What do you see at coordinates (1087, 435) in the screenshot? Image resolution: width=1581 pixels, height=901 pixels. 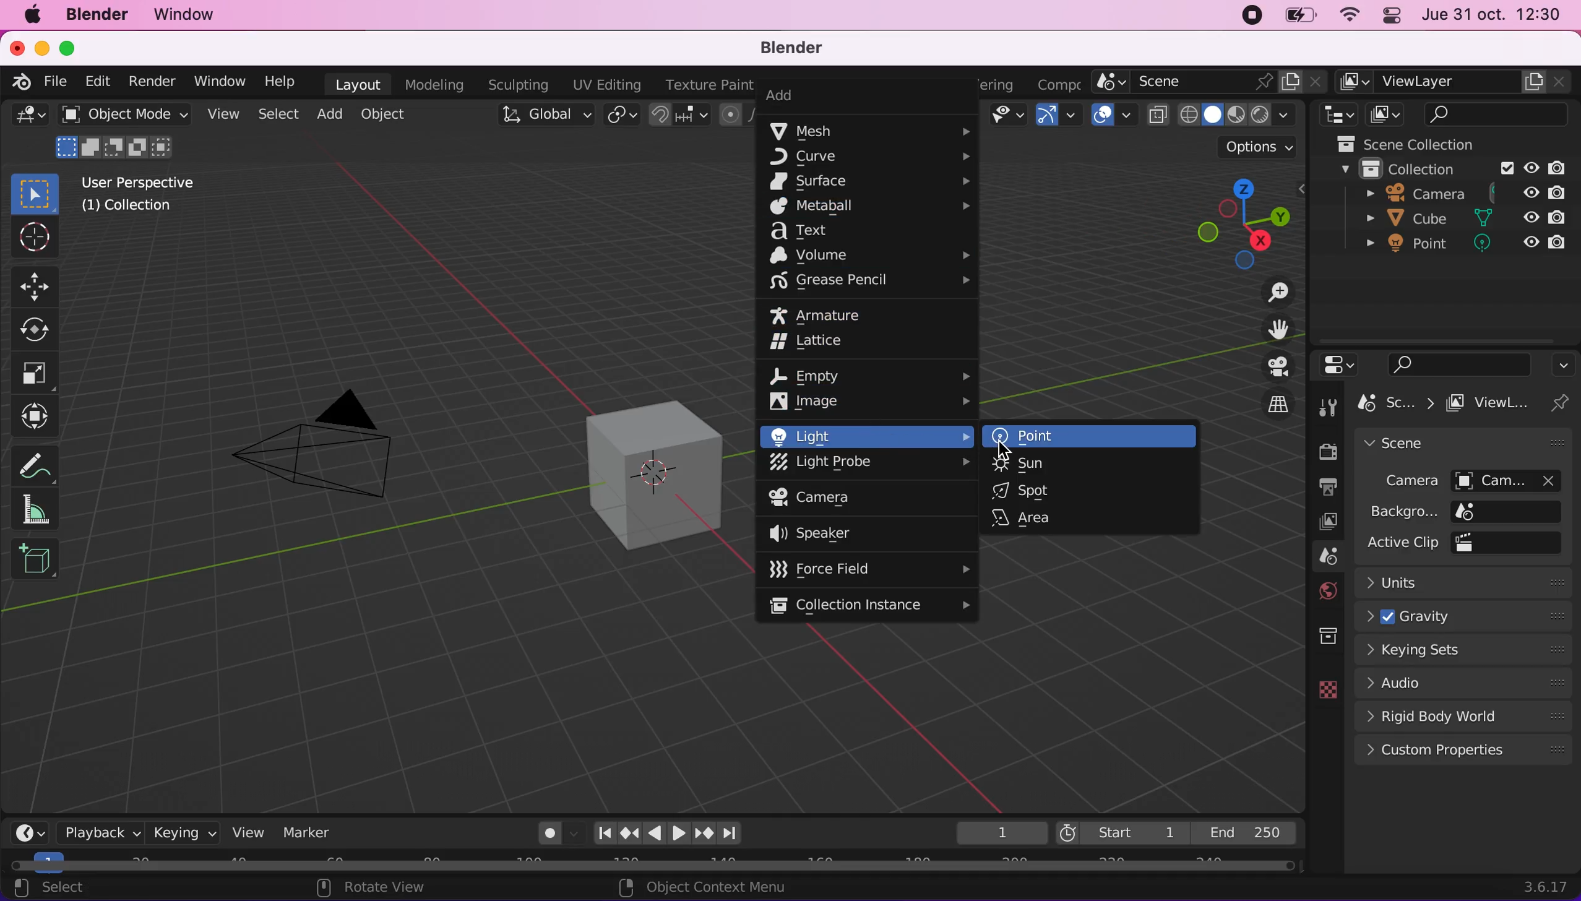 I see `point` at bounding box center [1087, 435].